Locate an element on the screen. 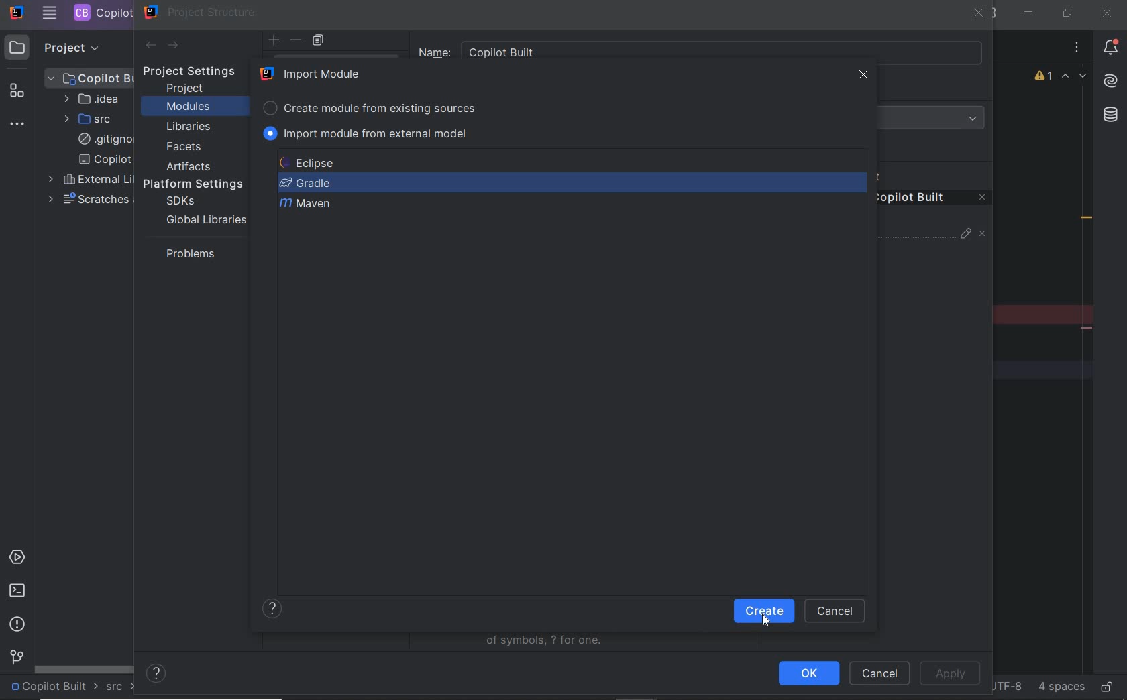  cursor is located at coordinates (766, 620).